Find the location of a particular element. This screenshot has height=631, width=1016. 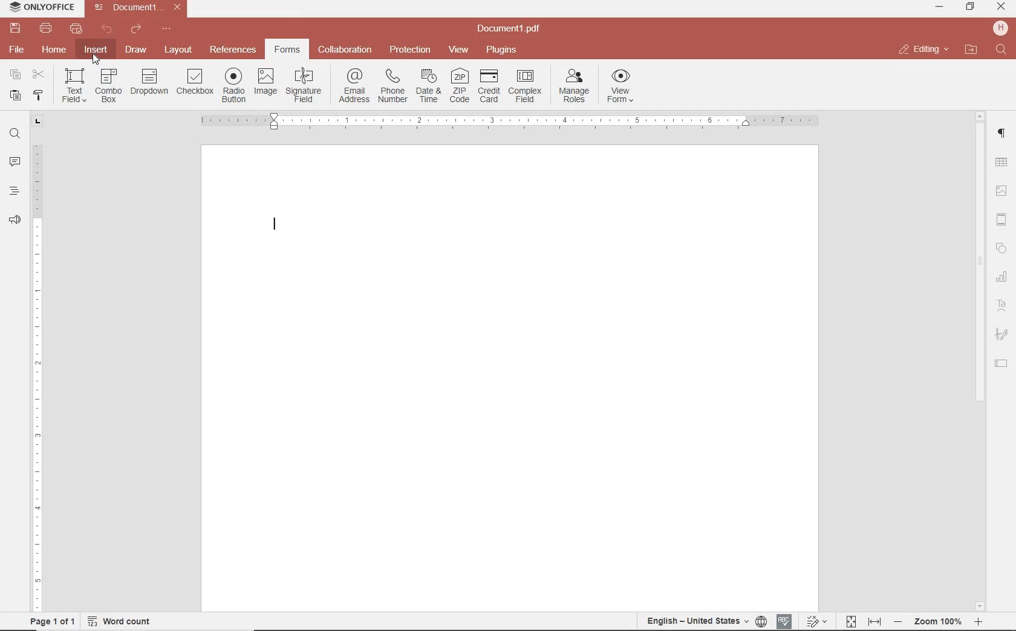

system name is located at coordinates (39, 8).